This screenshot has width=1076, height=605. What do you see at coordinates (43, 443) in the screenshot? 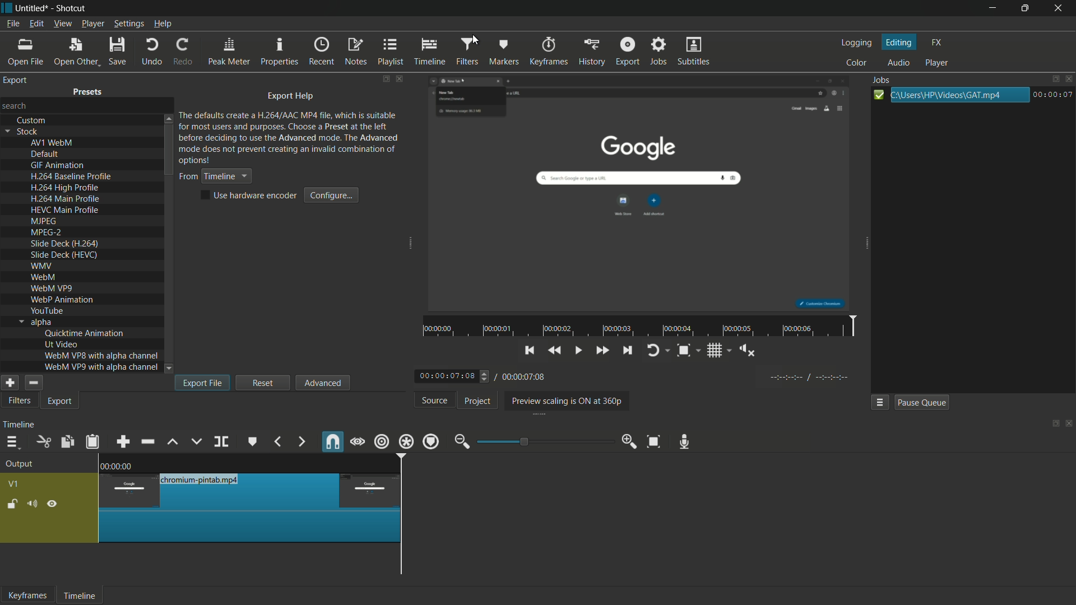
I see `cut` at bounding box center [43, 443].